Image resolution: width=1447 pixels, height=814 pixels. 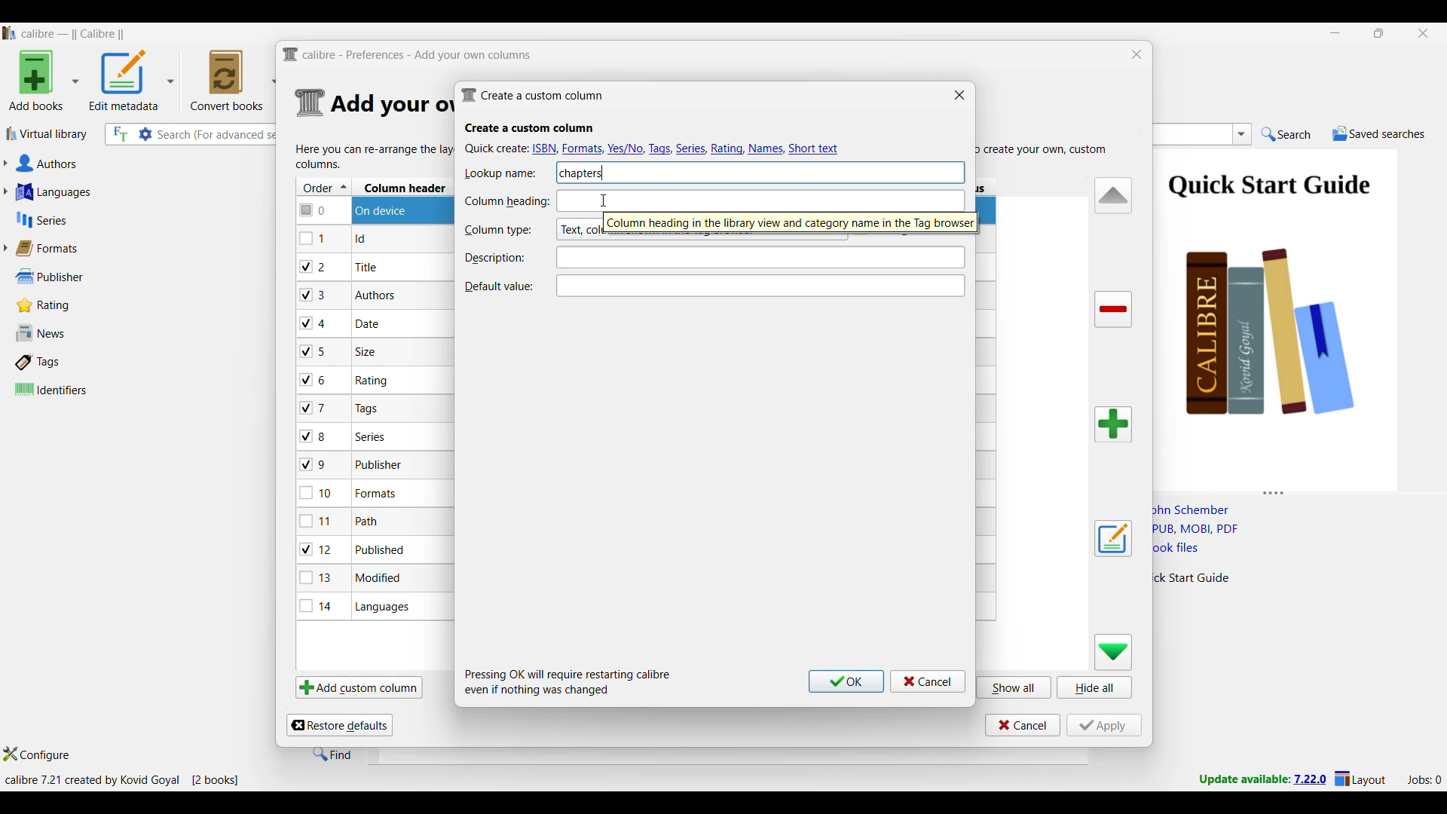 What do you see at coordinates (1114, 310) in the screenshot?
I see `Delete column` at bounding box center [1114, 310].